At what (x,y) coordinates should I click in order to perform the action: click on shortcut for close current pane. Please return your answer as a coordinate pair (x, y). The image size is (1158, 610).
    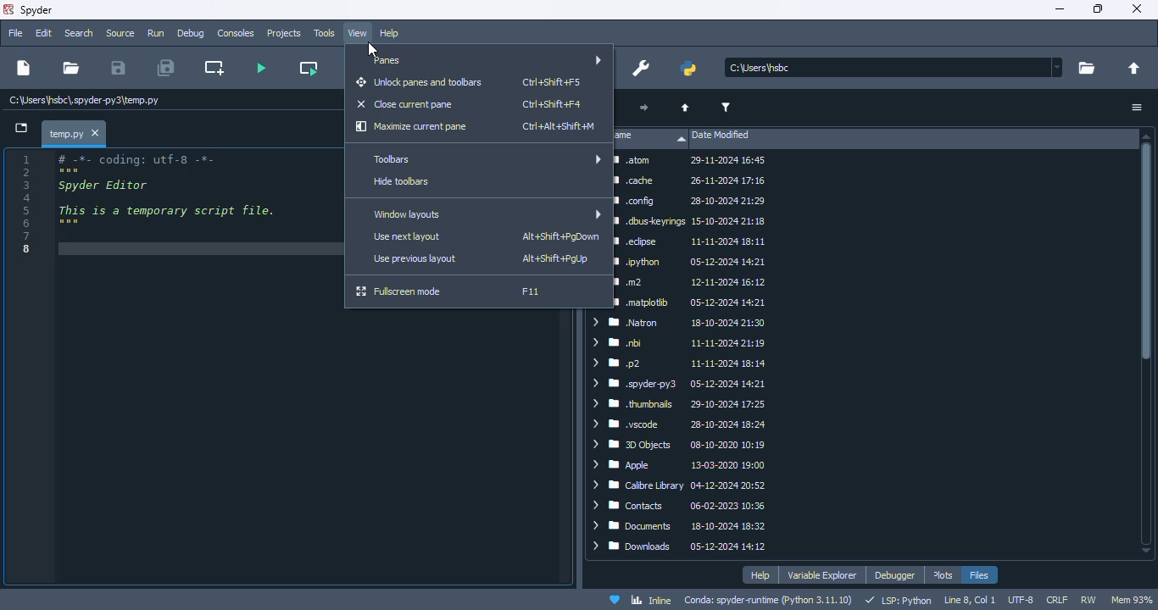
    Looking at the image, I should click on (553, 104).